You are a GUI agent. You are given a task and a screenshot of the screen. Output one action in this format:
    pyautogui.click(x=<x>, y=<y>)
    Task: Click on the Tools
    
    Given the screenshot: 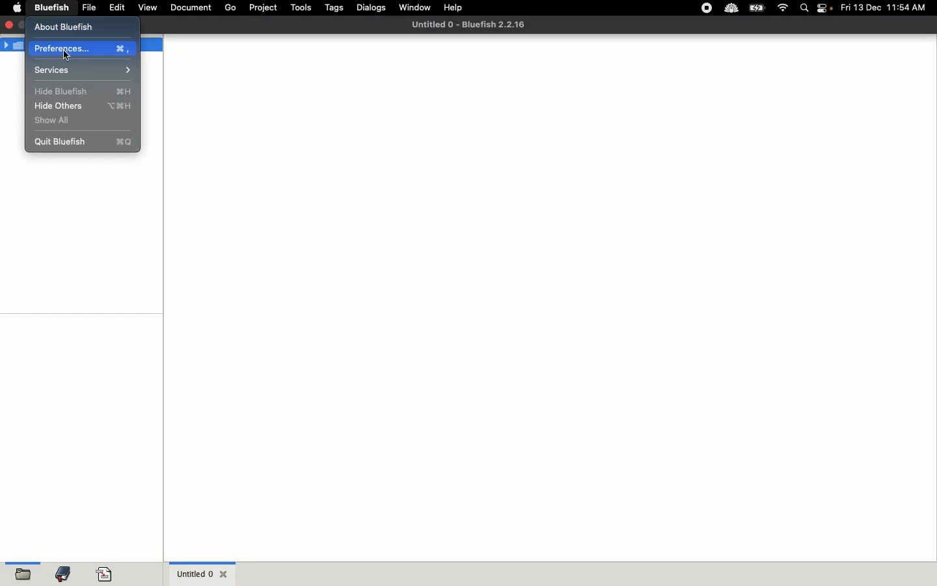 What is the action you would take?
    pyautogui.click(x=301, y=7)
    